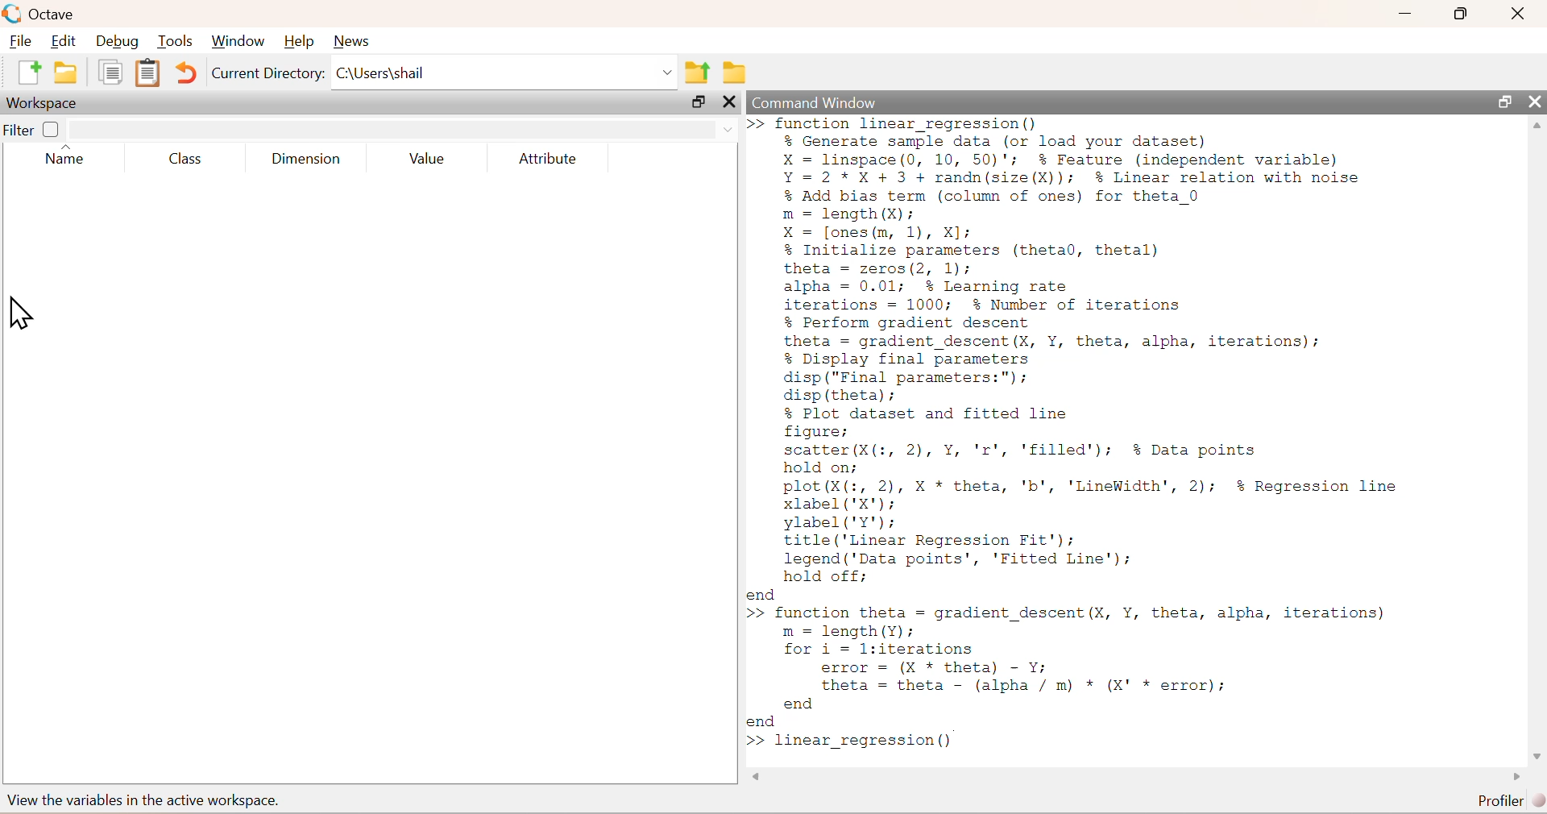 The image size is (1547, 814). I want to click on Current Directory, so click(268, 74).